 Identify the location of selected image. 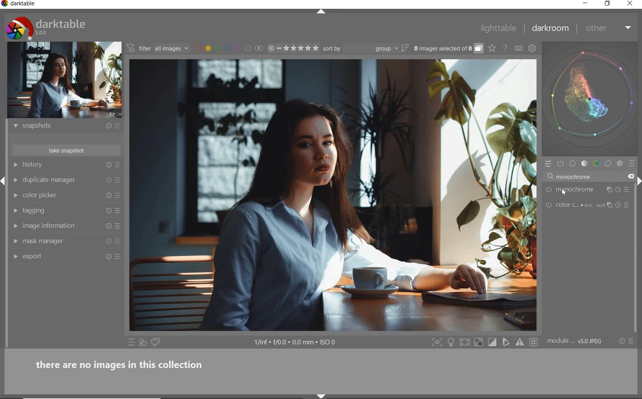
(332, 196).